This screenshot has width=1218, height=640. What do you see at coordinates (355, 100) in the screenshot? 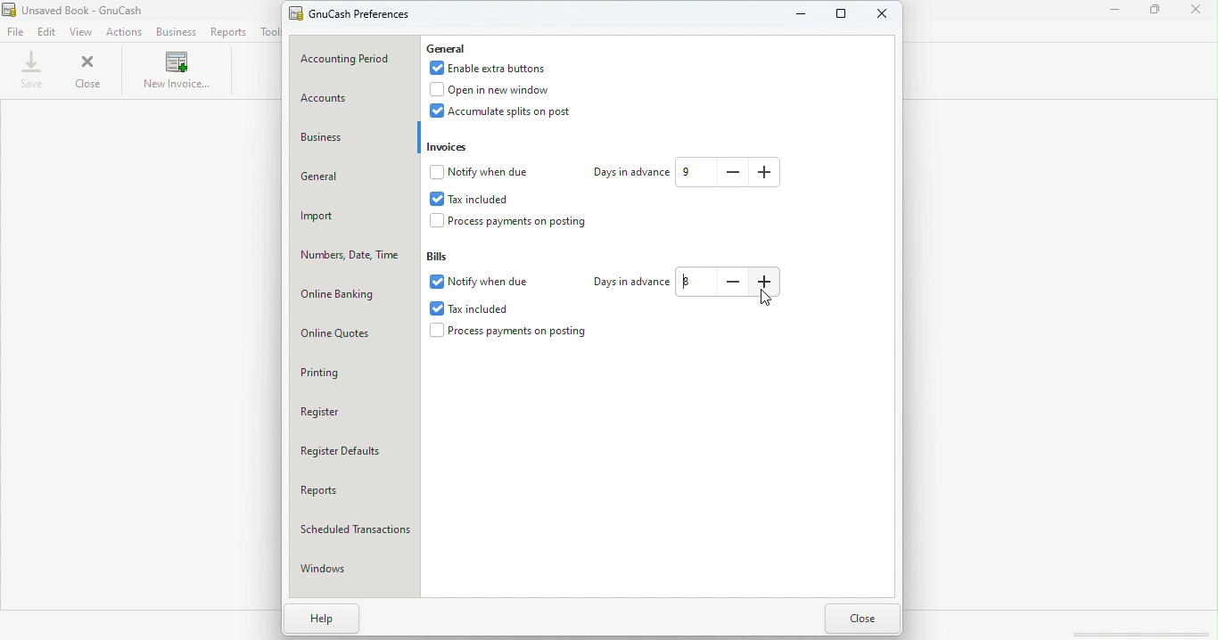
I see `Accounts` at bounding box center [355, 100].